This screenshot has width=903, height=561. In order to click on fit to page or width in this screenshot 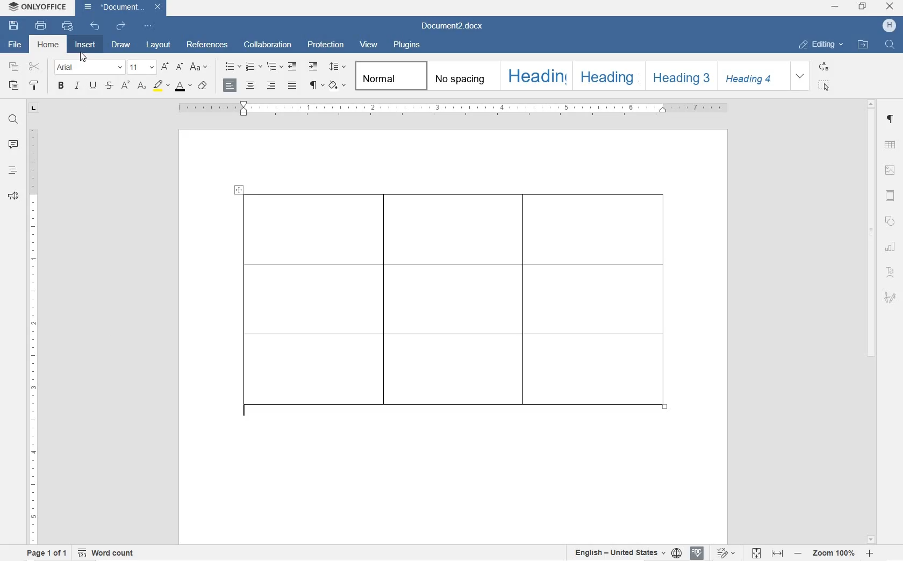, I will do `click(768, 552)`.